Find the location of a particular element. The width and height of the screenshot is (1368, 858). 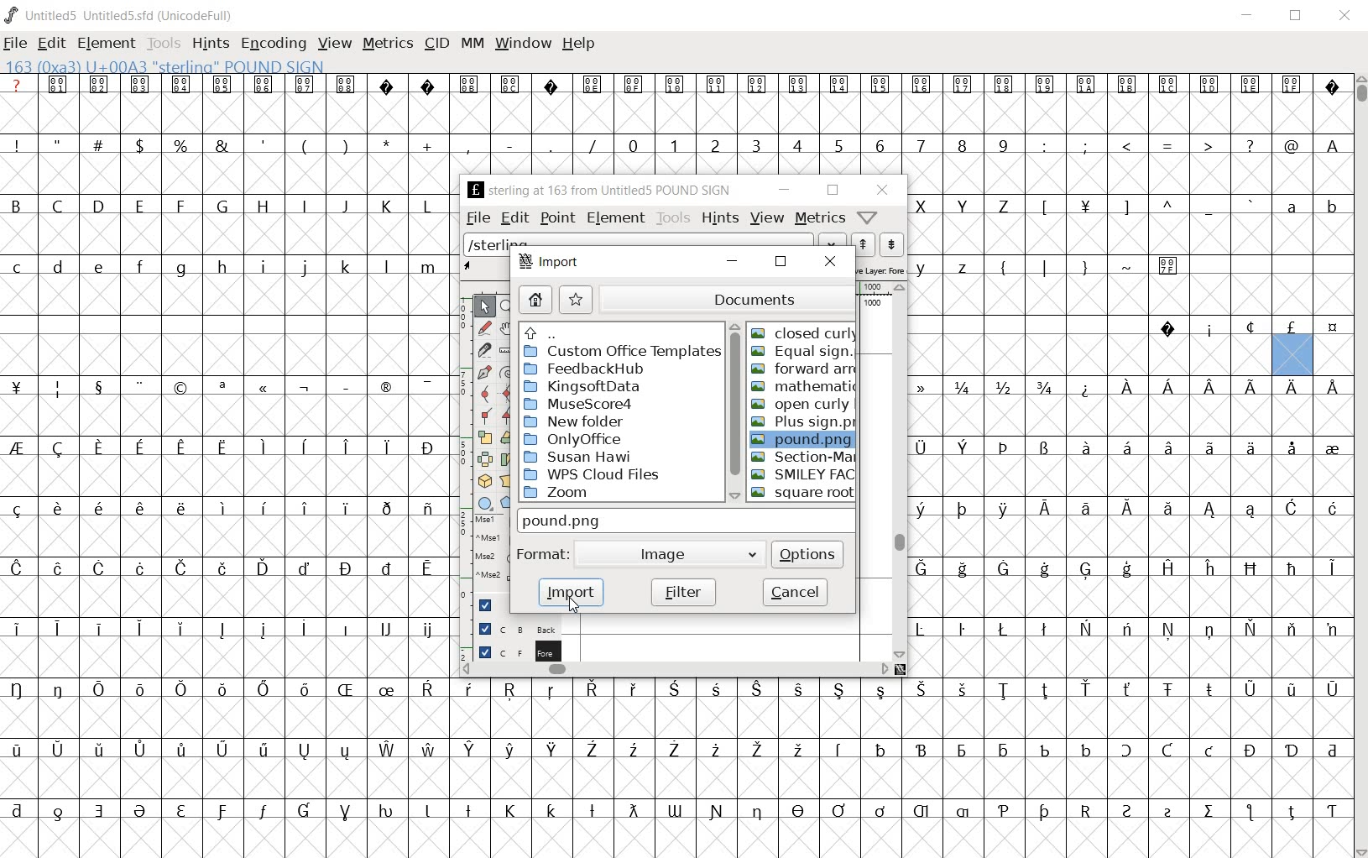

I is located at coordinates (305, 207).